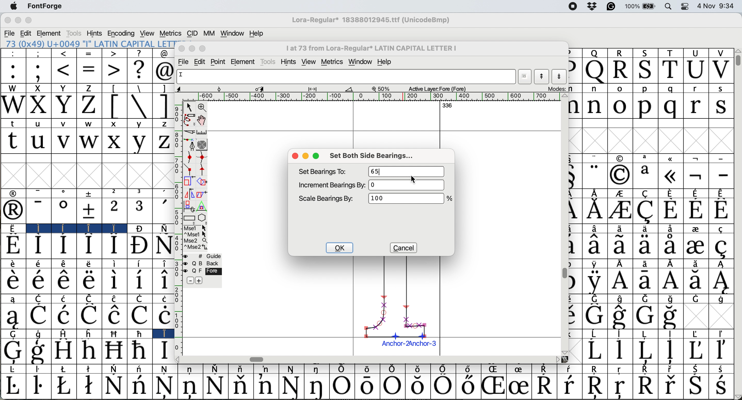  I want to click on Symbol, so click(671, 229).